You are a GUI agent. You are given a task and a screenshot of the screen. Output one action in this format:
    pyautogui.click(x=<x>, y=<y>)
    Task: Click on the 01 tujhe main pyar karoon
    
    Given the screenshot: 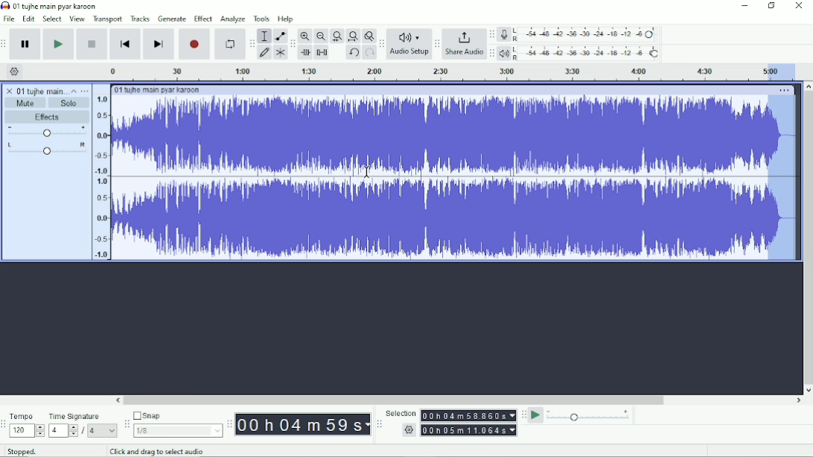 What is the action you would take?
    pyautogui.click(x=57, y=6)
    